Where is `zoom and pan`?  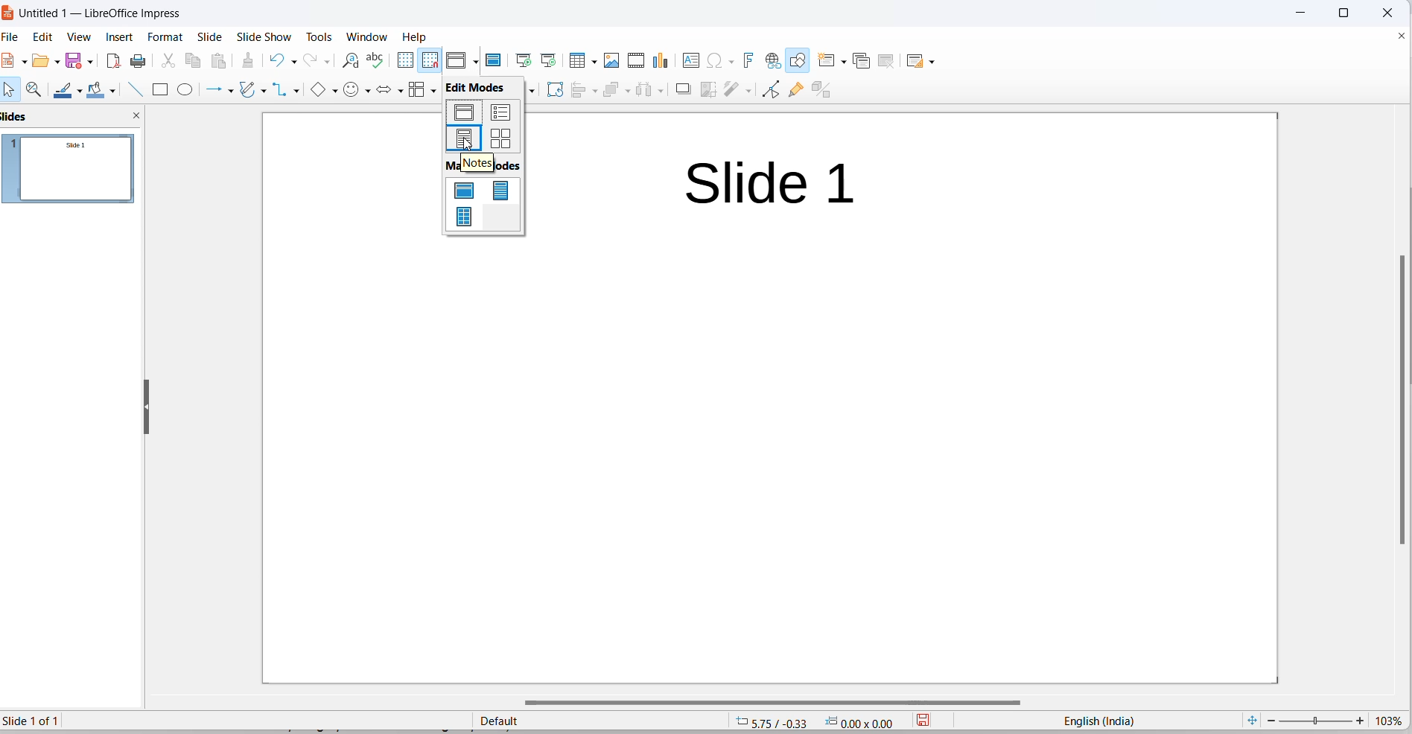
zoom and pan is located at coordinates (39, 90).